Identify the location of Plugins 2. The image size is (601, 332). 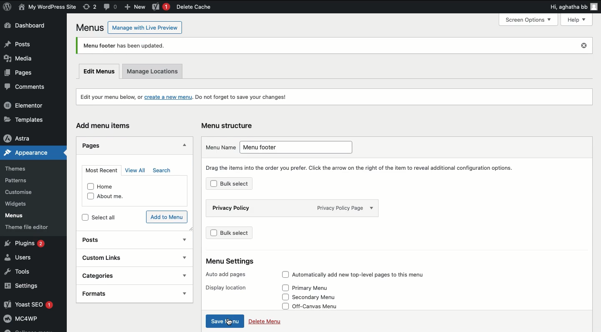
(31, 244).